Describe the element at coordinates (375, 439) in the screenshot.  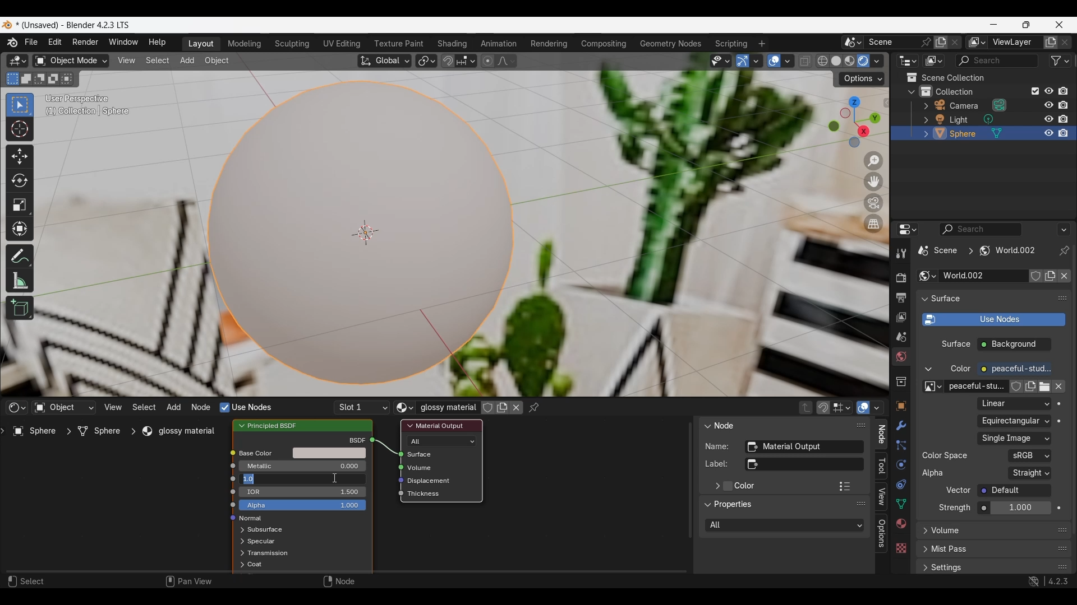
I see `icon` at that location.